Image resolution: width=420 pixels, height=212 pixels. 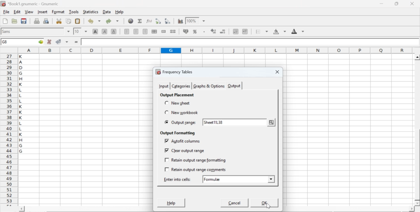 I want to click on print preview, so click(x=46, y=21).